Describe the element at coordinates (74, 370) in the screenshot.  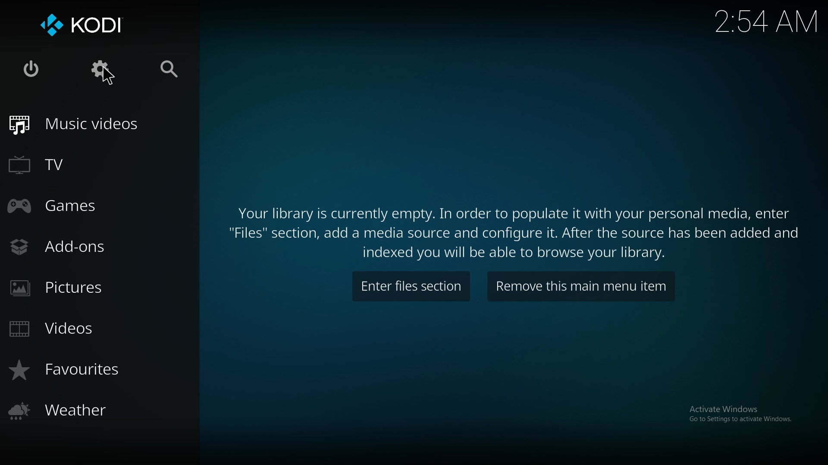
I see `favourites` at that location.